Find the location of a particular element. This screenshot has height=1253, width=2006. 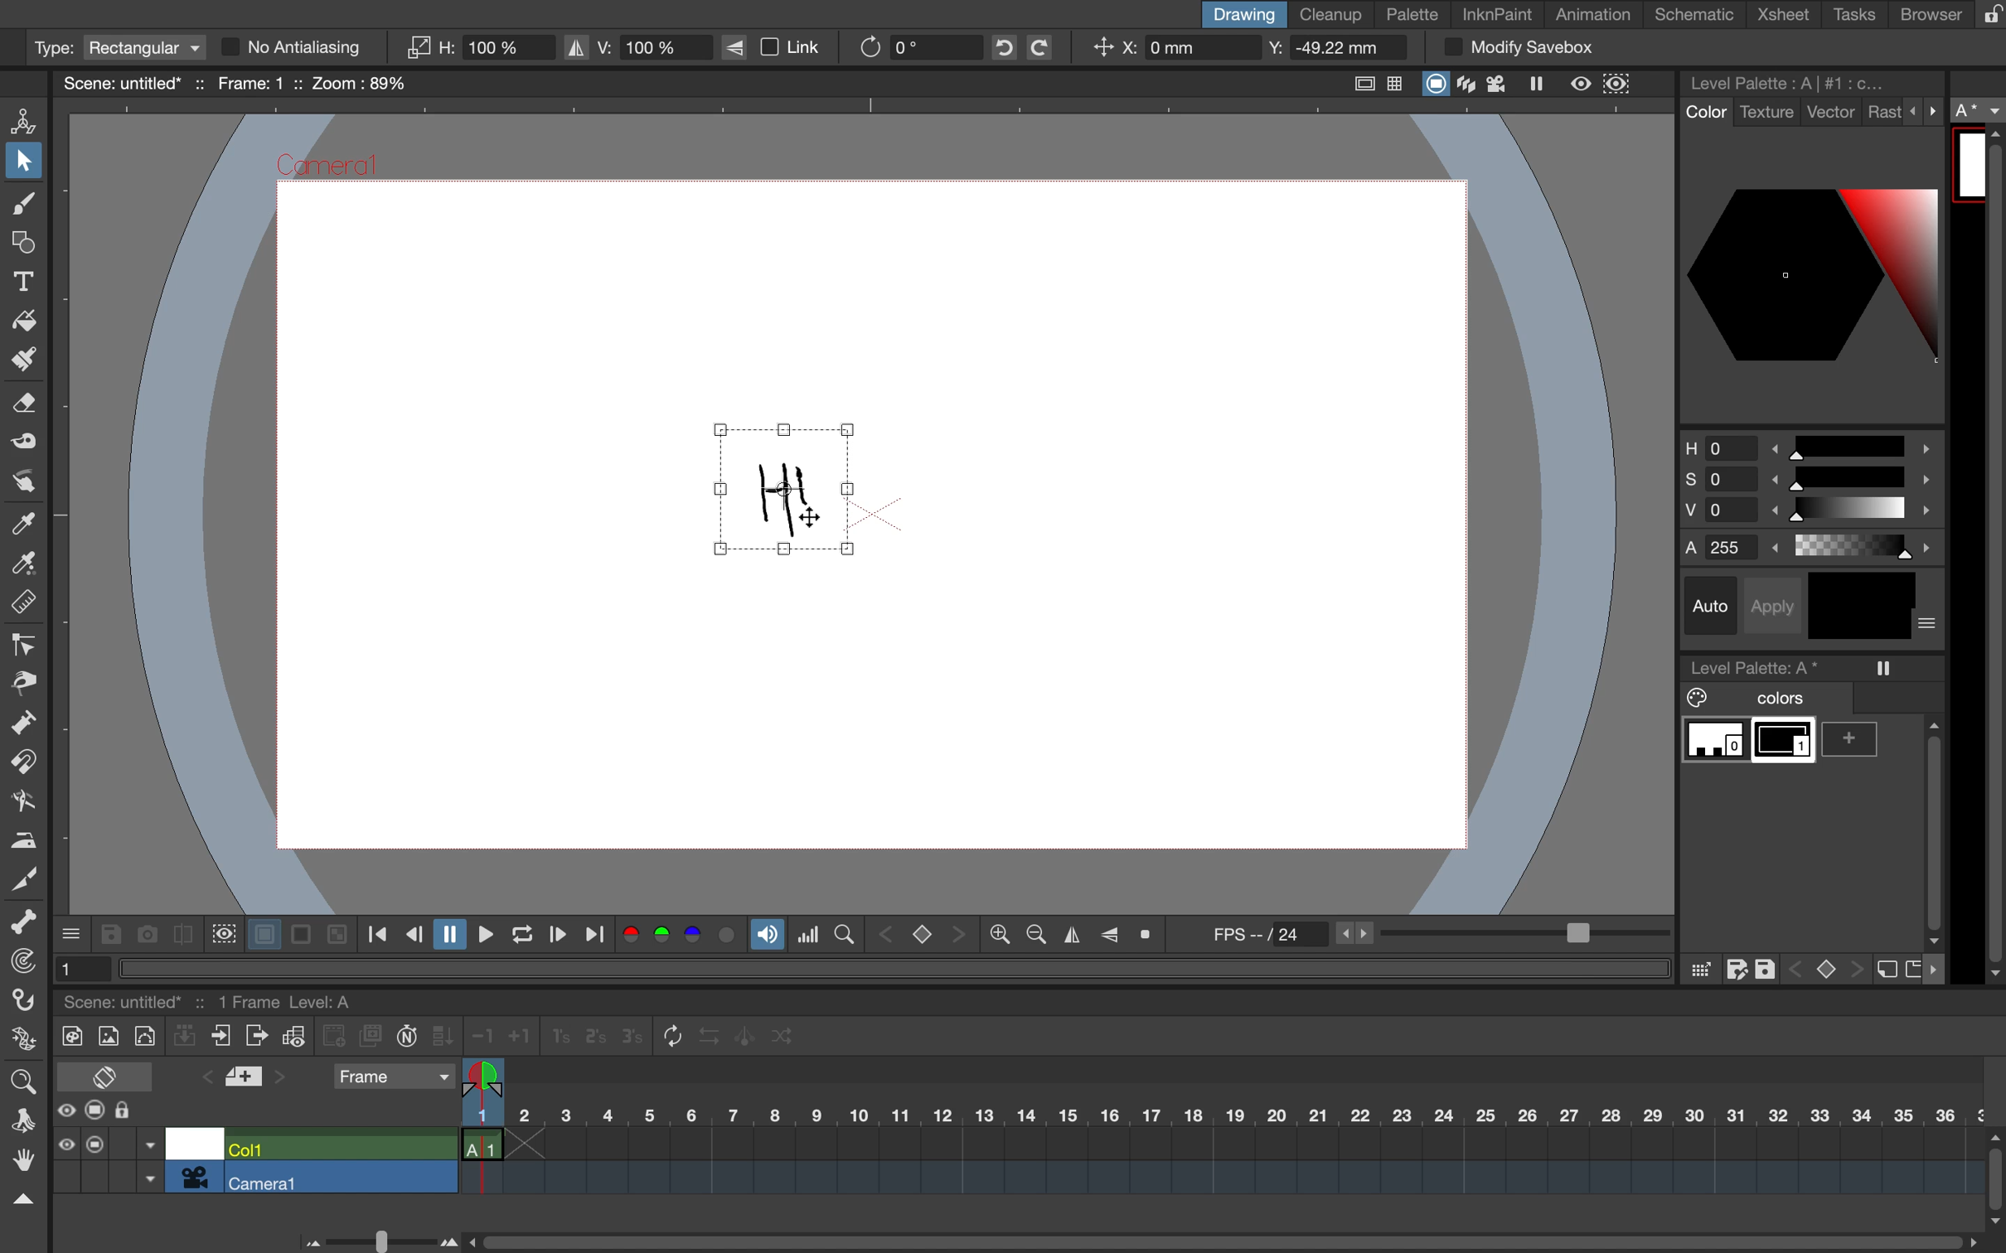

fill in empty cells is located at coordinates (445, 1036).